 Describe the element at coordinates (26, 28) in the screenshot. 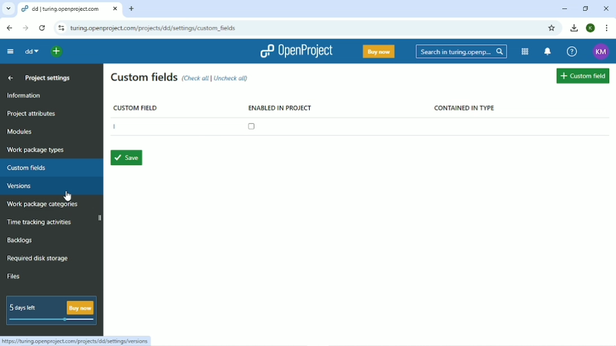

I see `Forward` at that location.